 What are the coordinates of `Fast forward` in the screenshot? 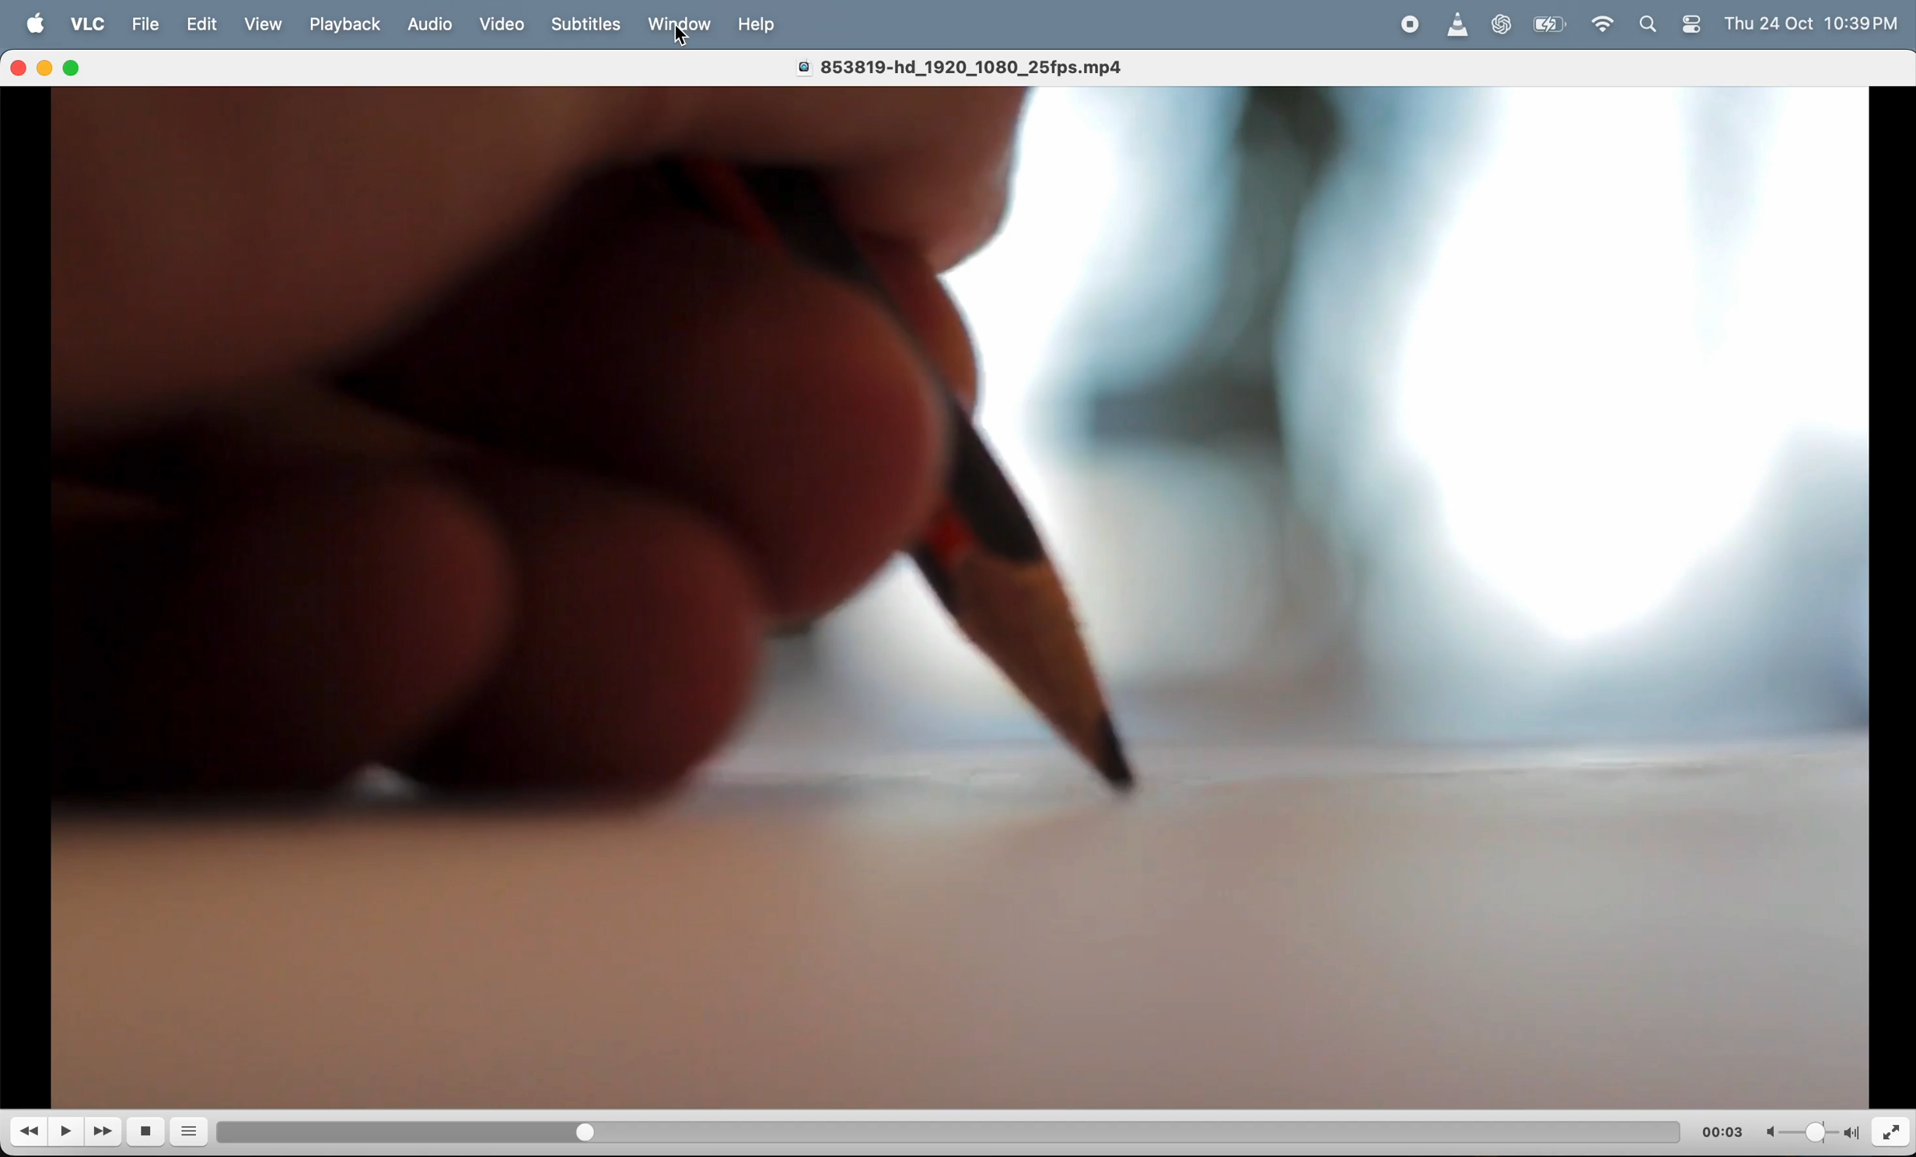 It's located at (106, 1131).